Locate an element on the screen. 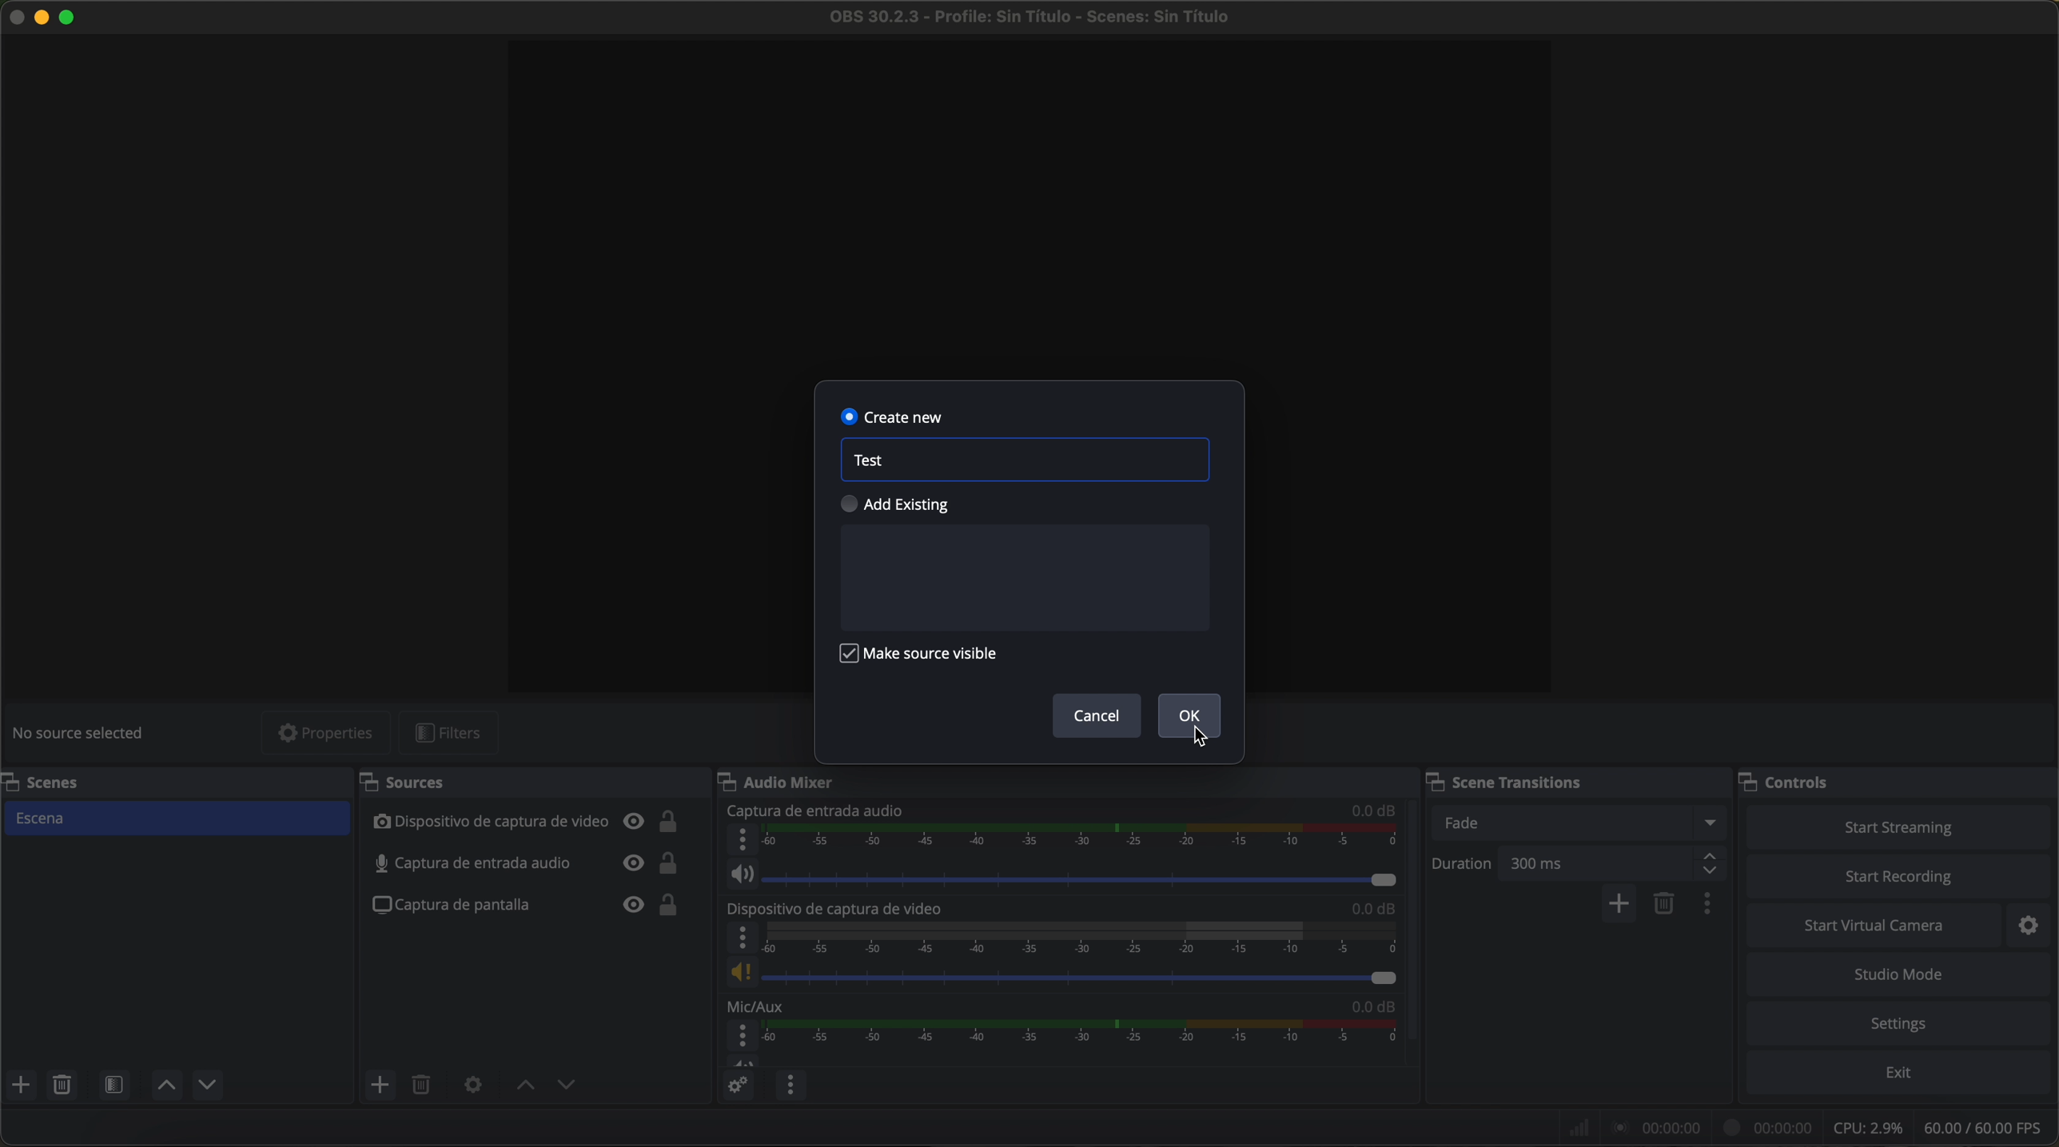 The height and width of the screenshot is (1147, 2059). start streaming is located at coordinates (1893, 826).